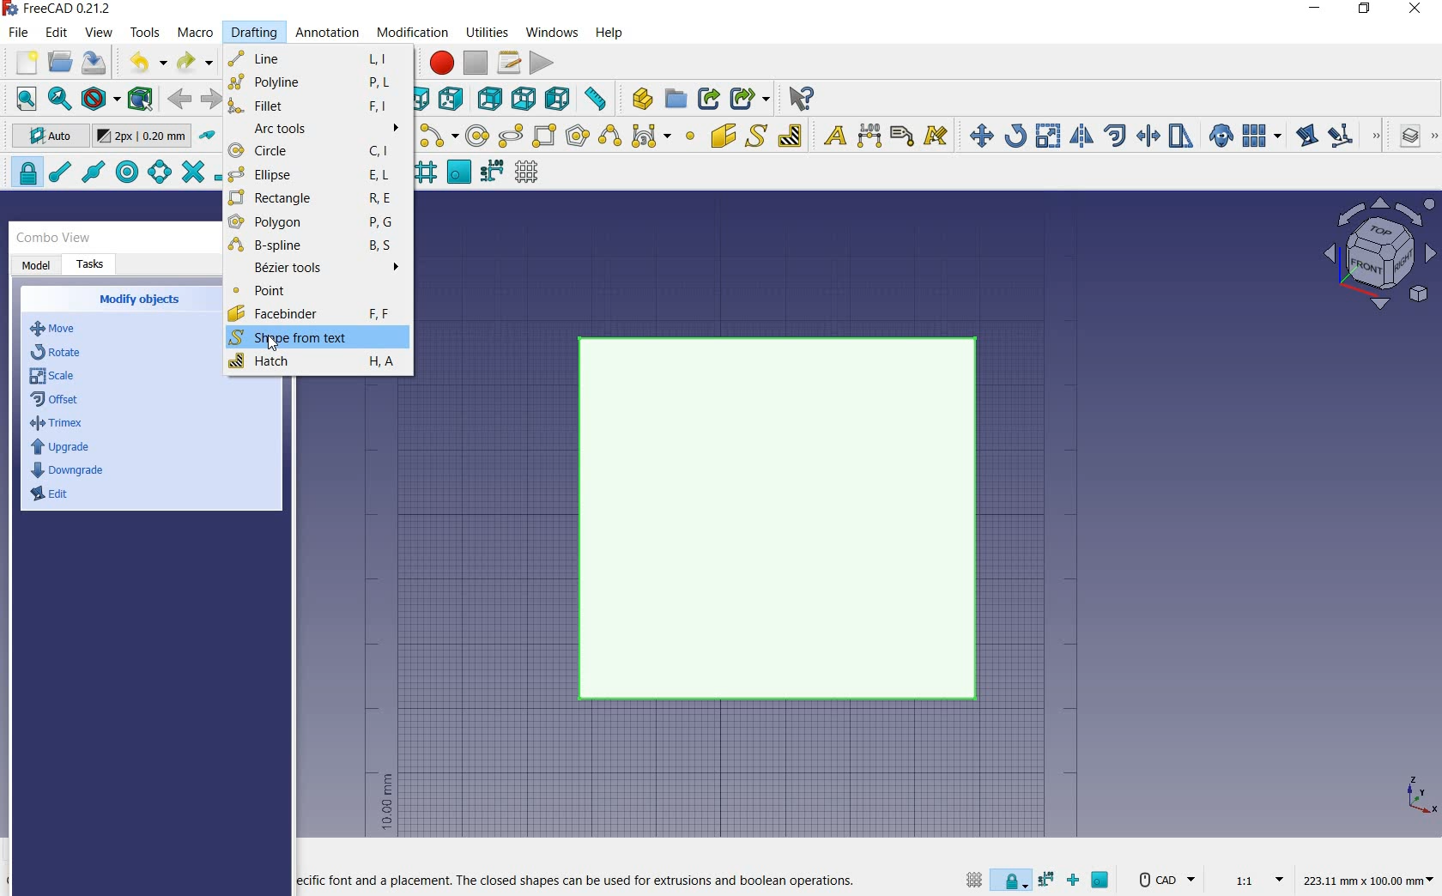  What do you see at coordinates (58, 173) in the screenshot?
I see `snap endpoint` at bounding box center [58, 173].